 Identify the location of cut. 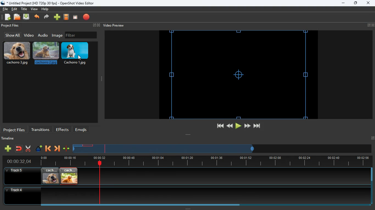
(28, 148).